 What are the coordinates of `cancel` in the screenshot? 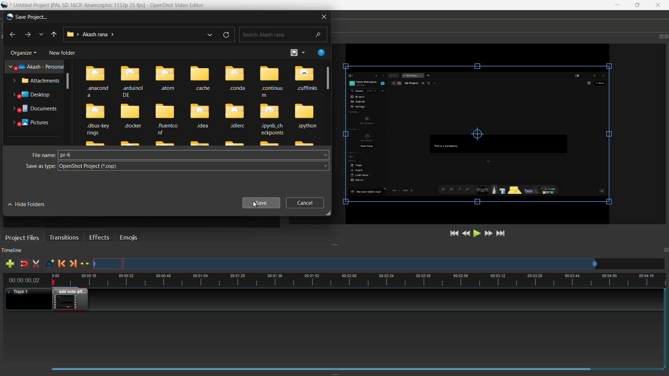 It's located at (305, 203).